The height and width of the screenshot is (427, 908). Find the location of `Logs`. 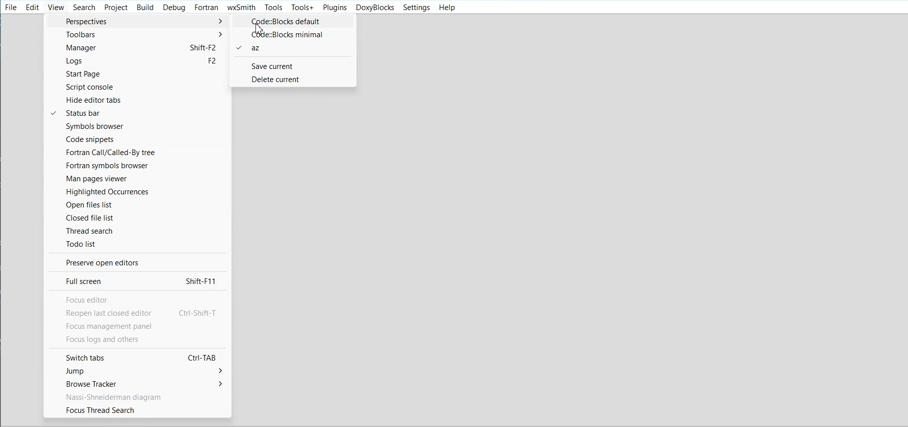

Logs is located at coordinates (138, 61).